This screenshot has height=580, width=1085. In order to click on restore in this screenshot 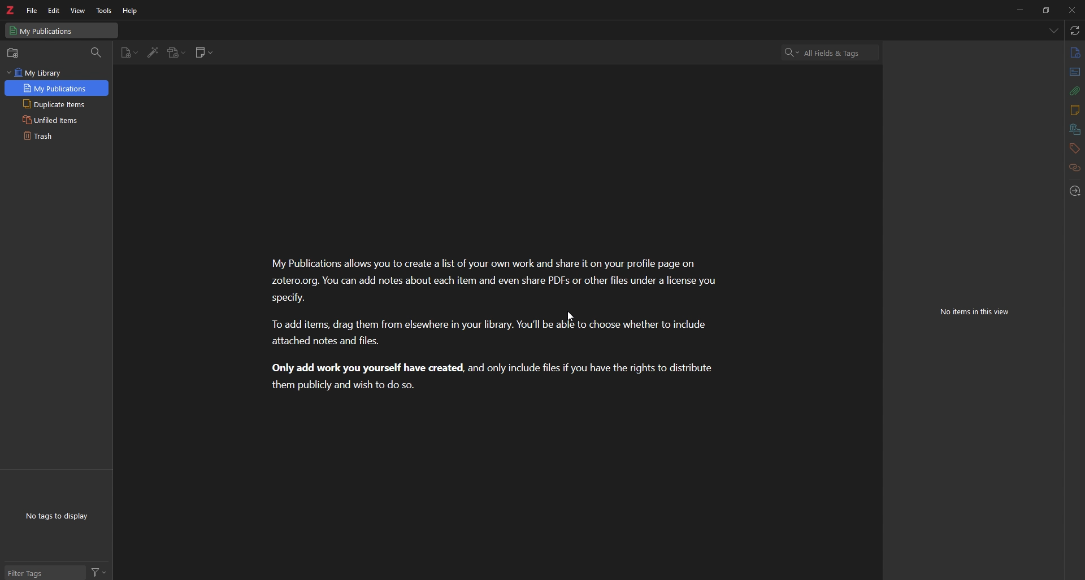, I will do `click(1048, 10)`.